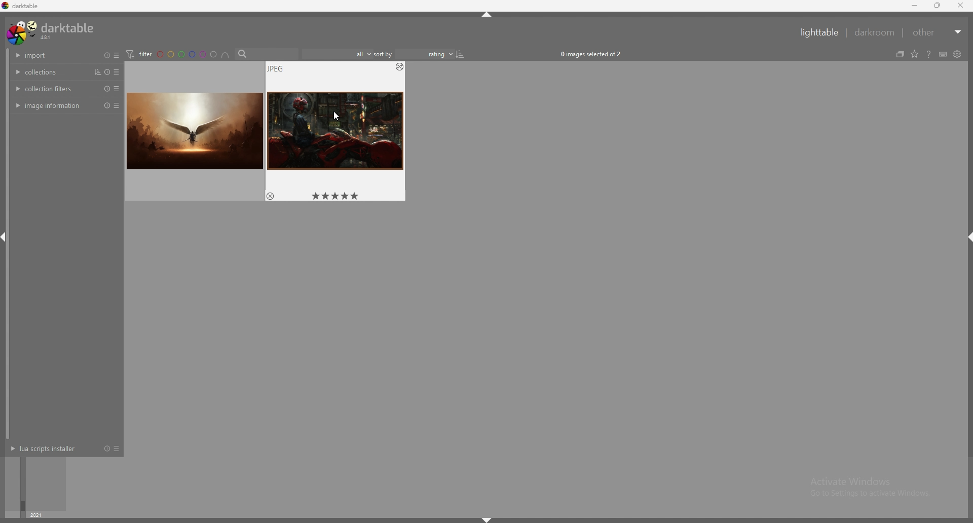 The width and height of the screenshot is (973, 523). Describe the element at coordinates (266, 53) in the screenshot. I see `search bar` at that location.